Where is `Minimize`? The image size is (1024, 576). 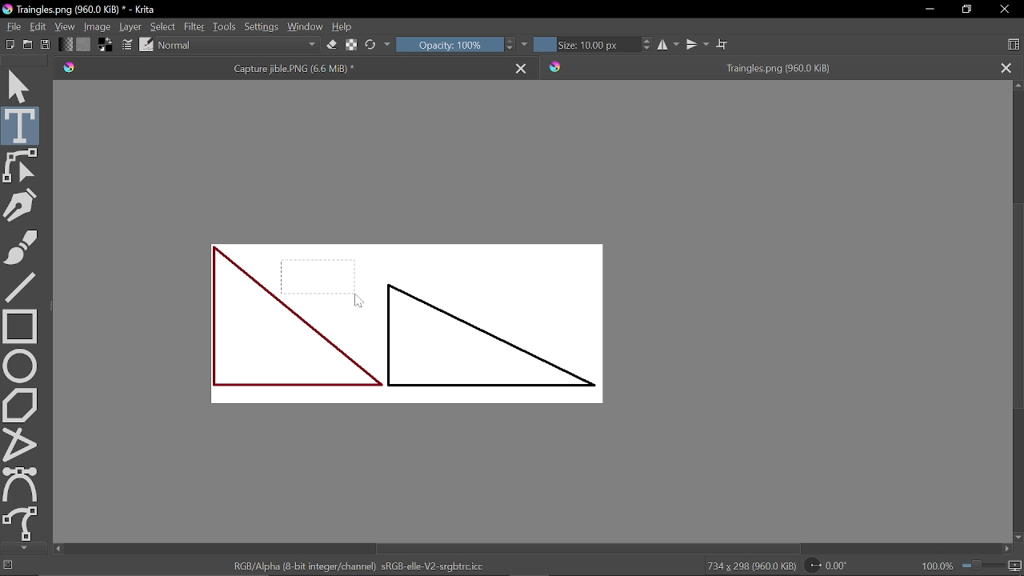
Minimize is located at coordinates (928, 10).